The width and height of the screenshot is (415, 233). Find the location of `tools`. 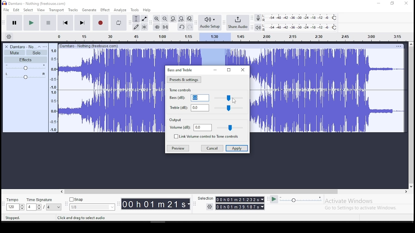

tools is located at coordinates (135, 10).